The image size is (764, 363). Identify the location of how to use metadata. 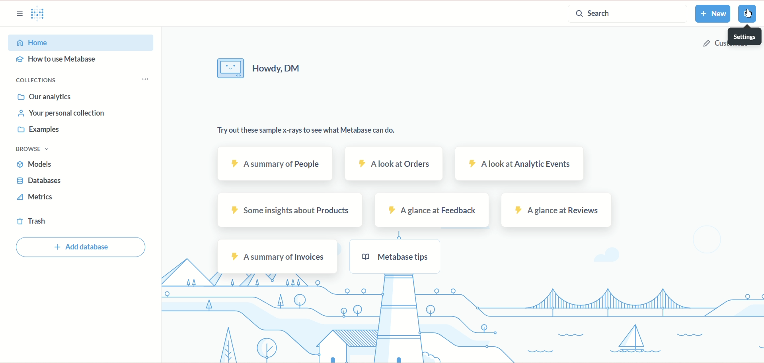
(58, 60).